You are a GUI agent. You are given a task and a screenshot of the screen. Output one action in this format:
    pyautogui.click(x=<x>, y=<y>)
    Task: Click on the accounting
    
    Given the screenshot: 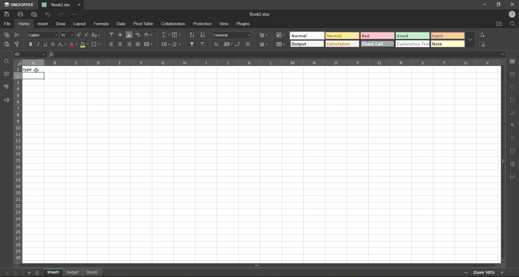 What is the action you would take?
    pyautogui.click(x=229, y=44)
    